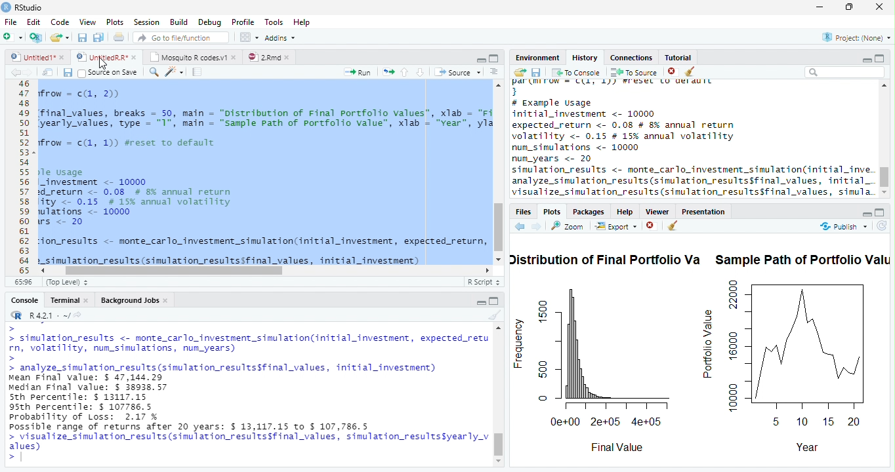 The height and width of the screenshot is (472, 895). Describe the element at coordinates (808, 448) in the screenshot. I see `Year` at that location.